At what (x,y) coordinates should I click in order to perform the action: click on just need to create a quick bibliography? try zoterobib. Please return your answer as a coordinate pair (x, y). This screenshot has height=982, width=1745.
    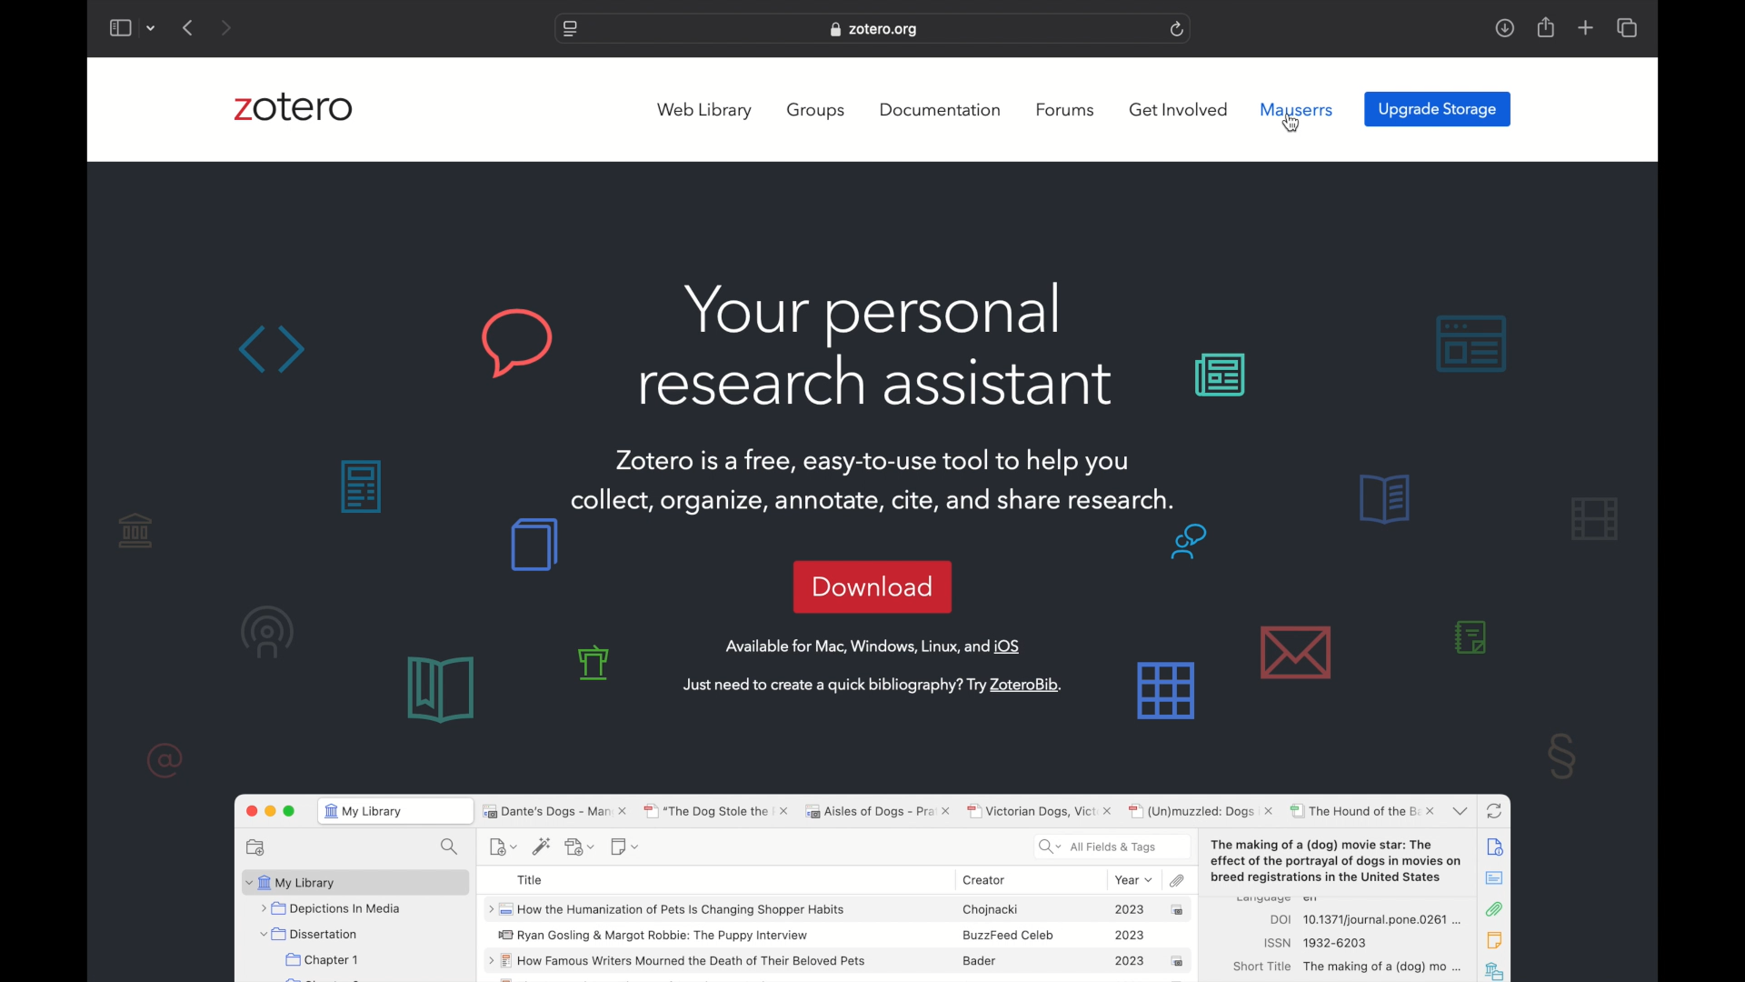
    Looking at the image, I should click on (871, 685).